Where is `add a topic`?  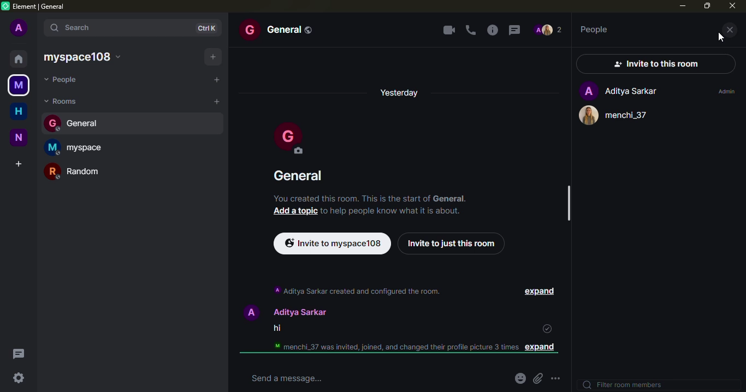
add a topic is located at coordinates (295, 211).